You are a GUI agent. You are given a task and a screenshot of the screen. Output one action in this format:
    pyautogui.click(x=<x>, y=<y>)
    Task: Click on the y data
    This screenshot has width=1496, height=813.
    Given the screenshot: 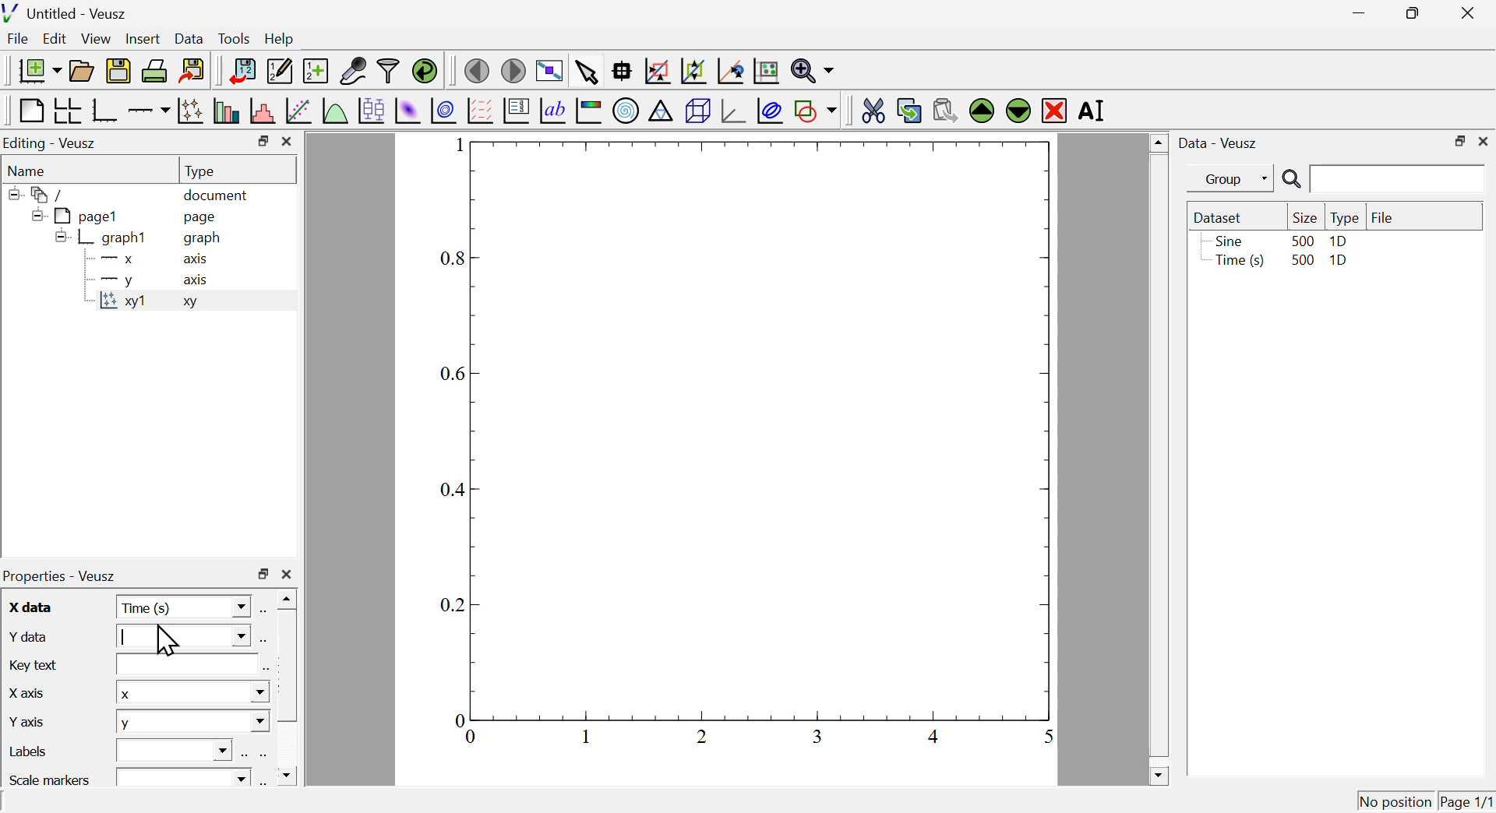 What is the action you would take?
    pyautogui.click(x=29, y=636)
    